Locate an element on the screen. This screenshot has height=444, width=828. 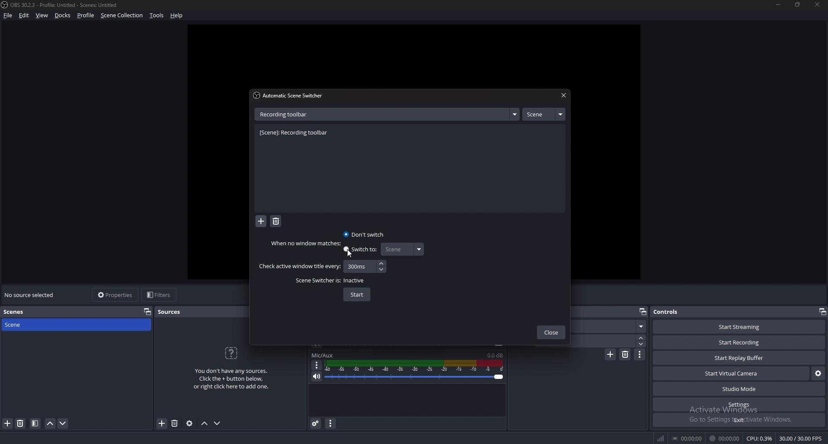
profile is located at coordinates (86, 15).